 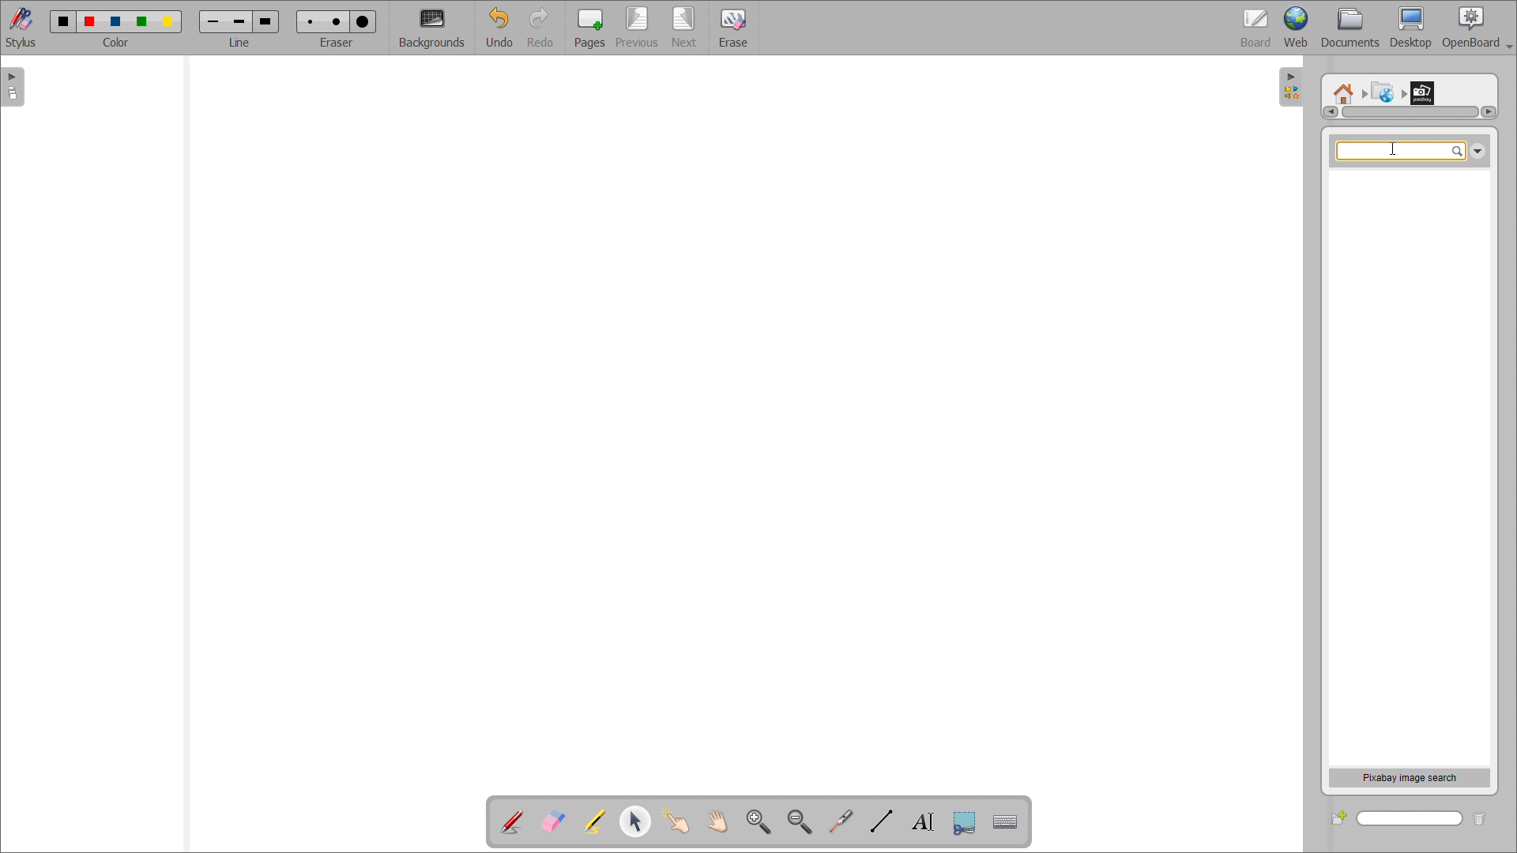 I want to click on backgrounds, so click(x=433, y=28).